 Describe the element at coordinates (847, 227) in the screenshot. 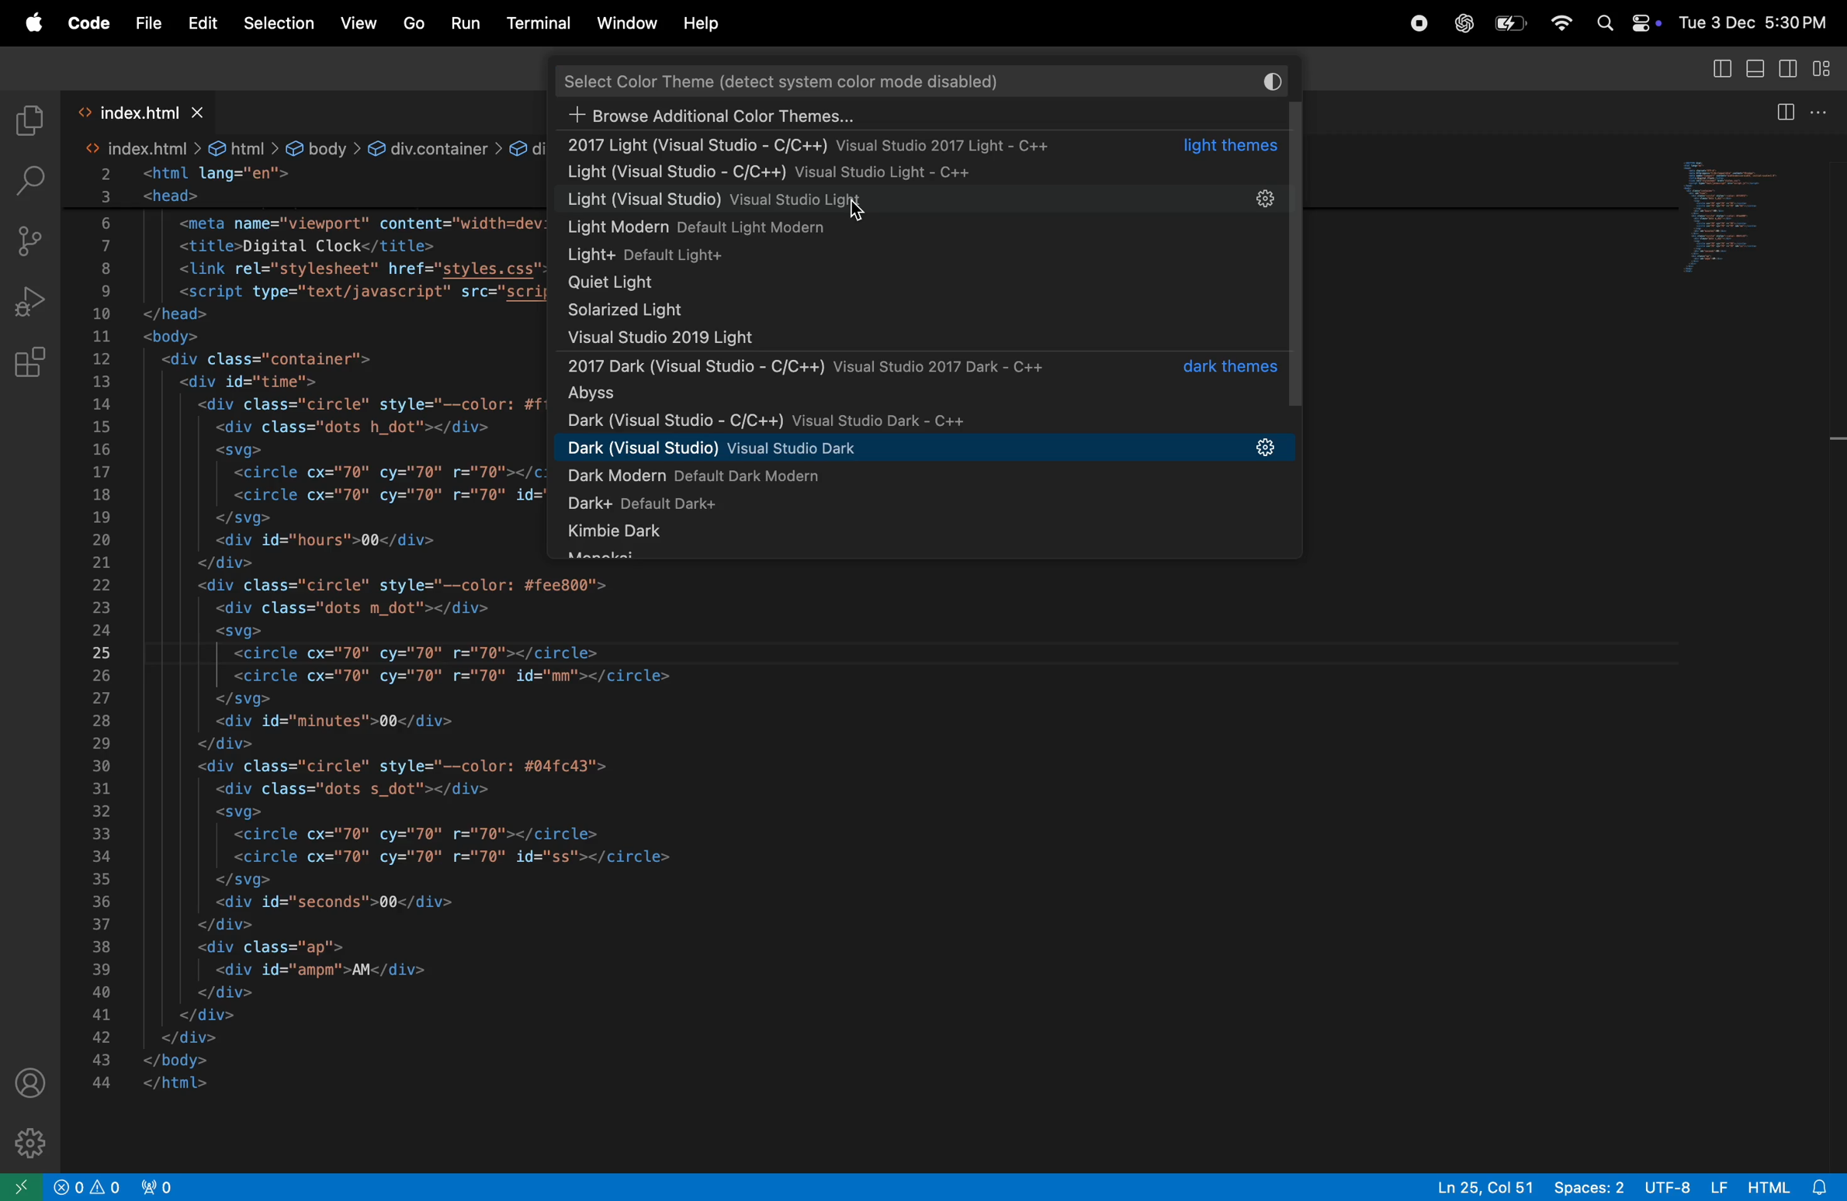

I see `light modern` at that location.